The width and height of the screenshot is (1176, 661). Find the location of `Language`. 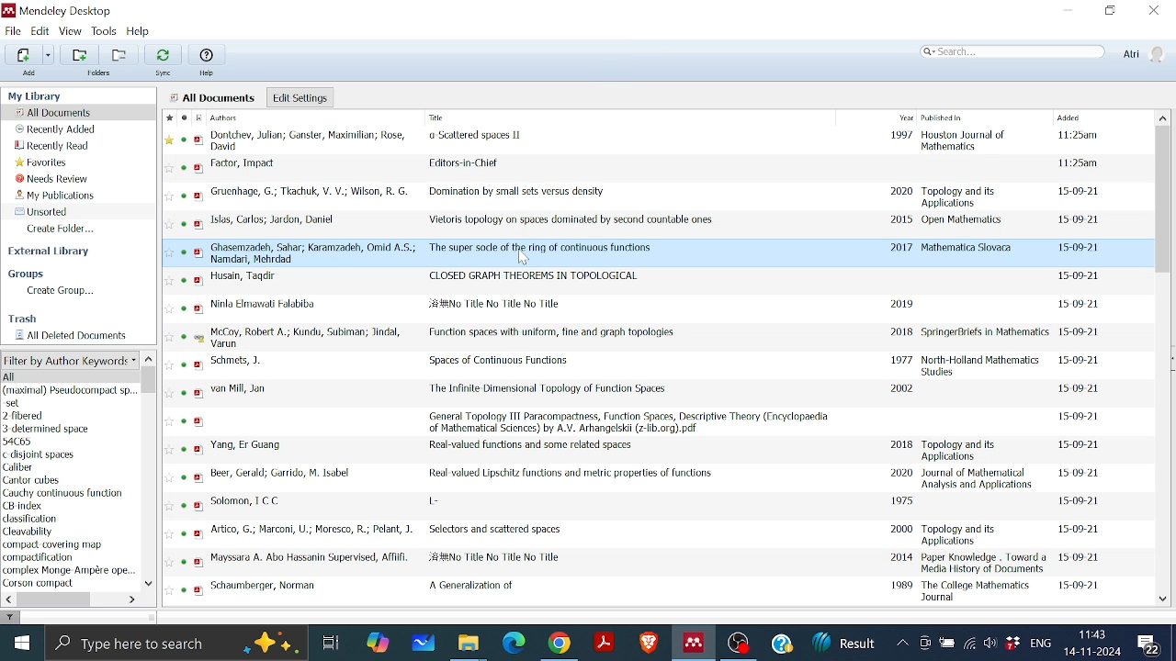

Language is located at coordinates (1042, 642).